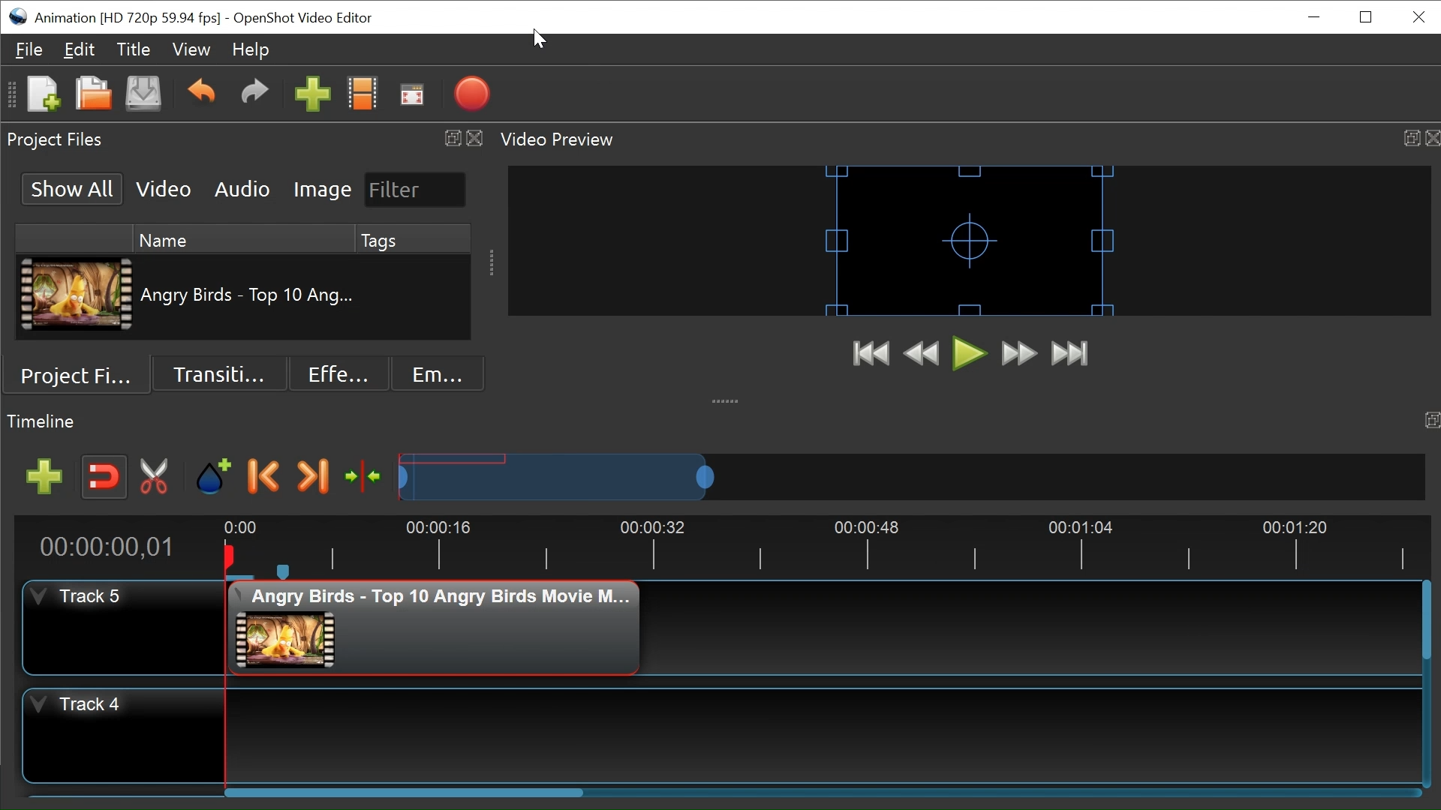 Image resolution: width=1441 pixels, height=810 pixels. What do you see at coordinates (104, 477) in the screenshot?
I see `Snap` at bounding box center [104, 477].